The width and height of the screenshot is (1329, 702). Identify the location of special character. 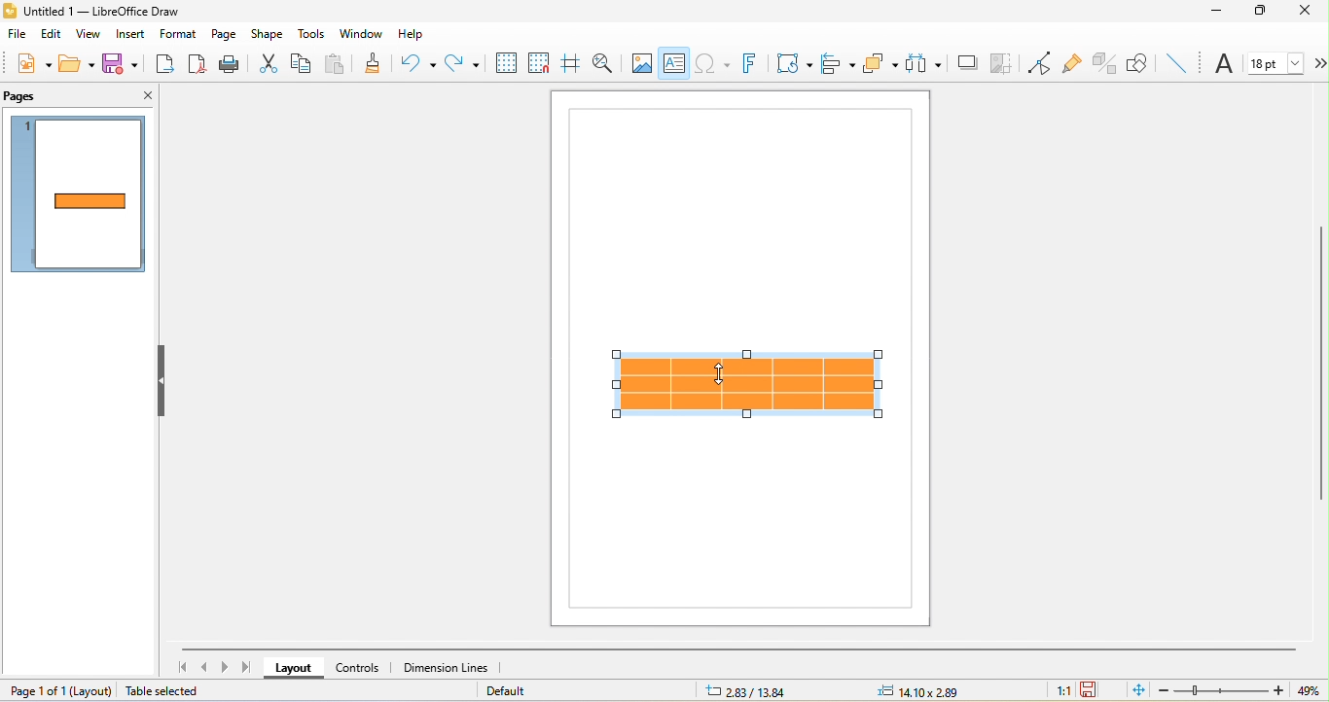
(712, 63).